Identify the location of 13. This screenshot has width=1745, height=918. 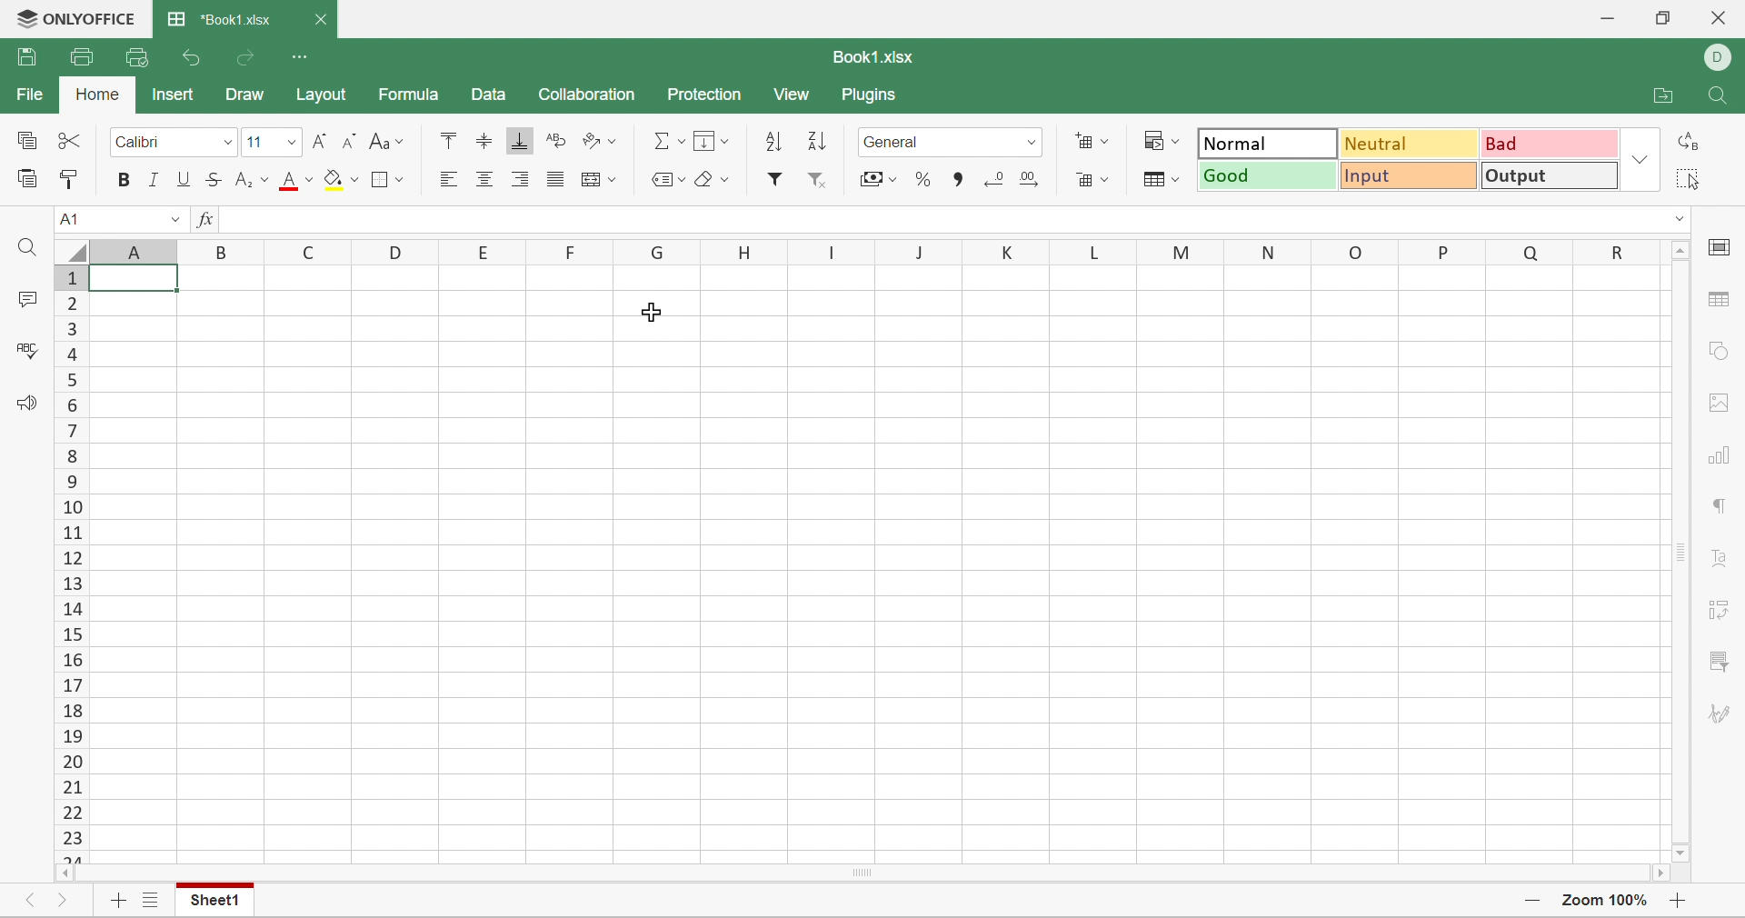
(75, 584).